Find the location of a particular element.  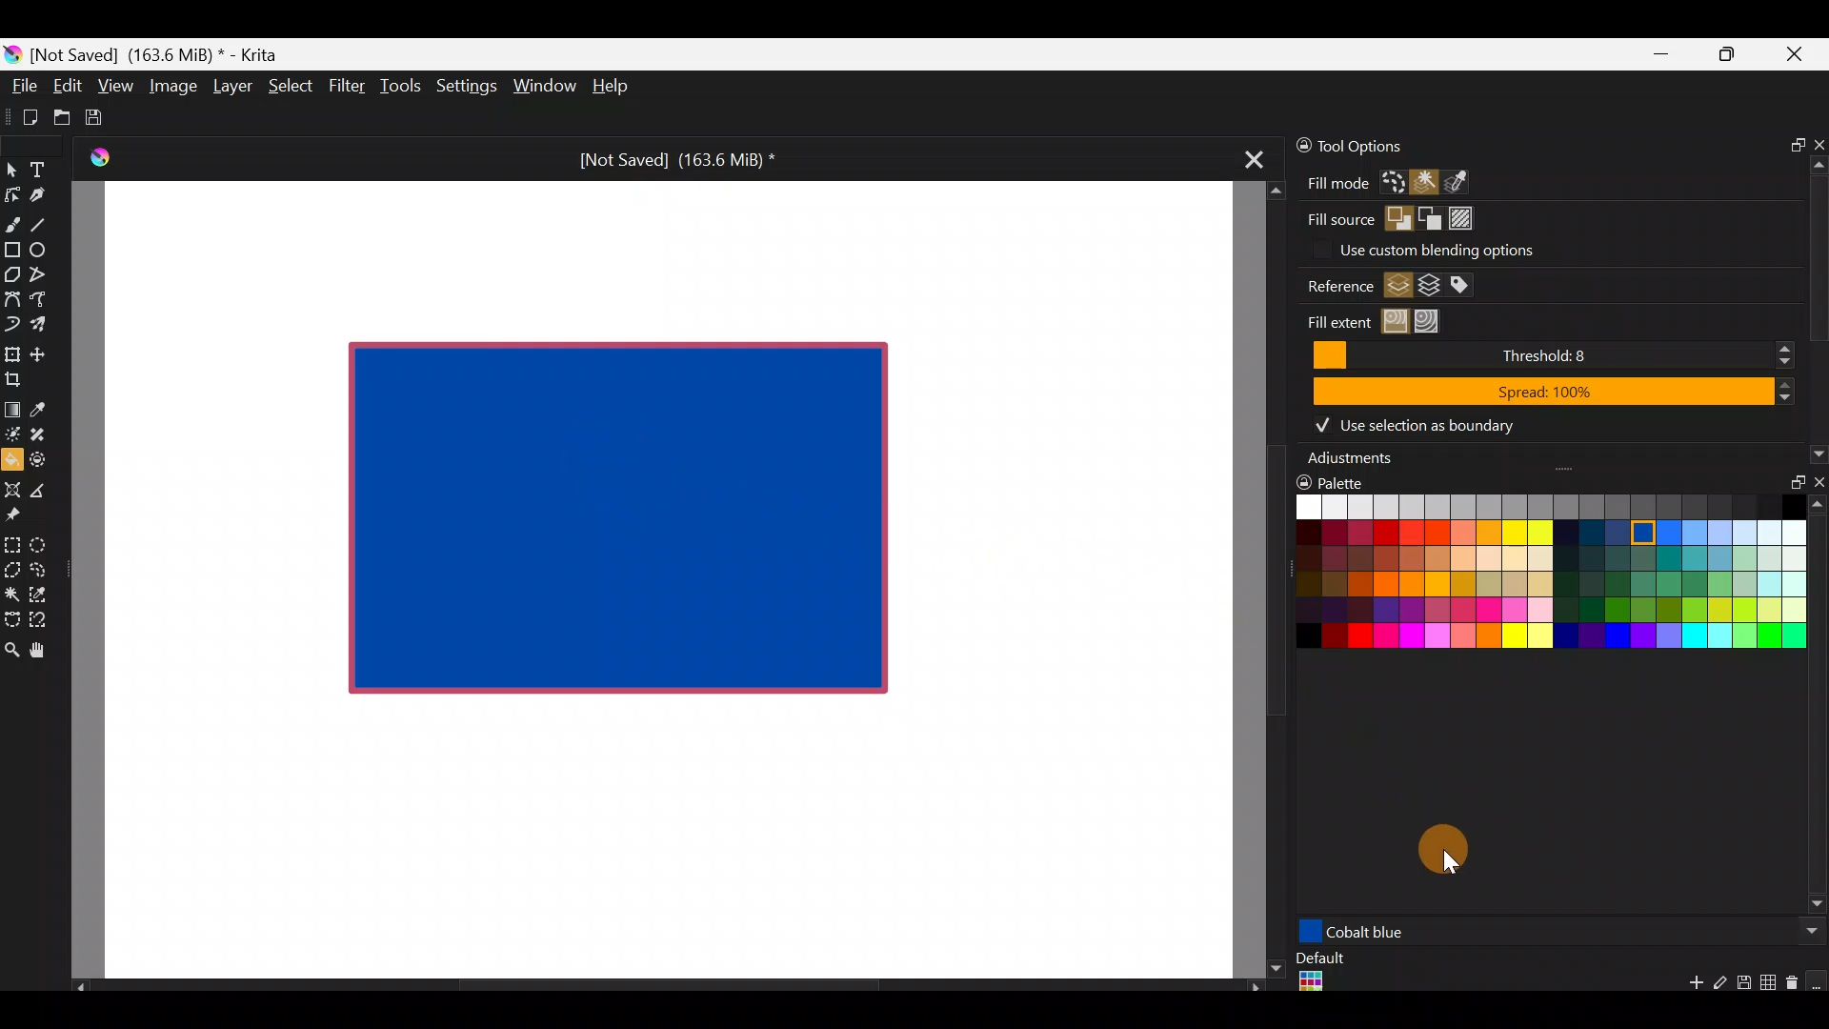

Background color is located at coordinates (1430, 216).